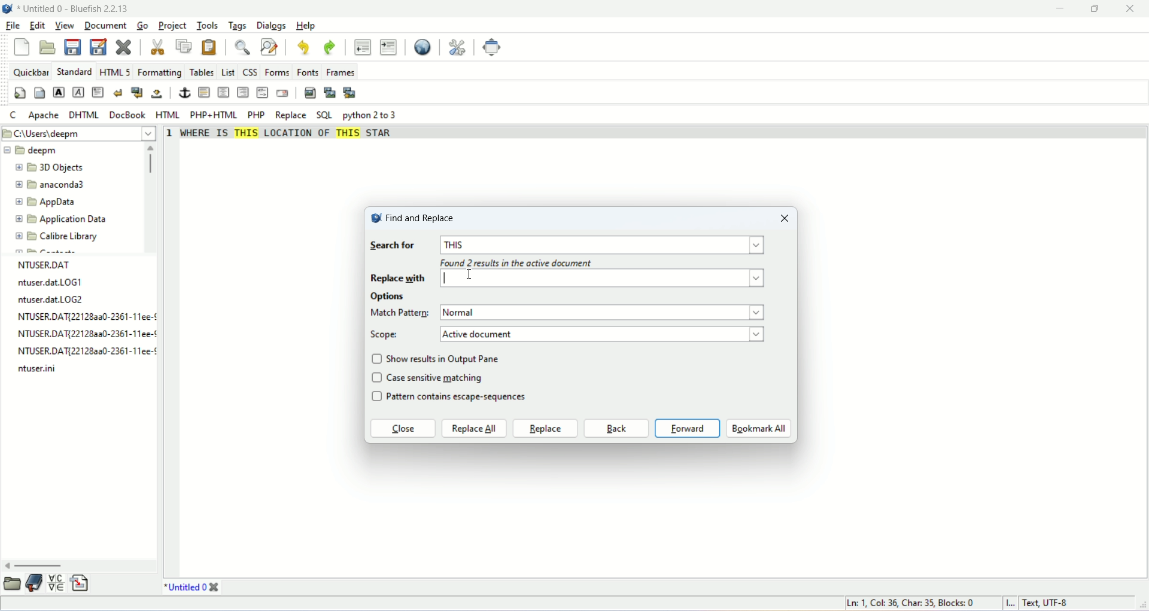 The height and width of the screenshot is (611, 1149). I want to click on paragraph, so click(99, 92).